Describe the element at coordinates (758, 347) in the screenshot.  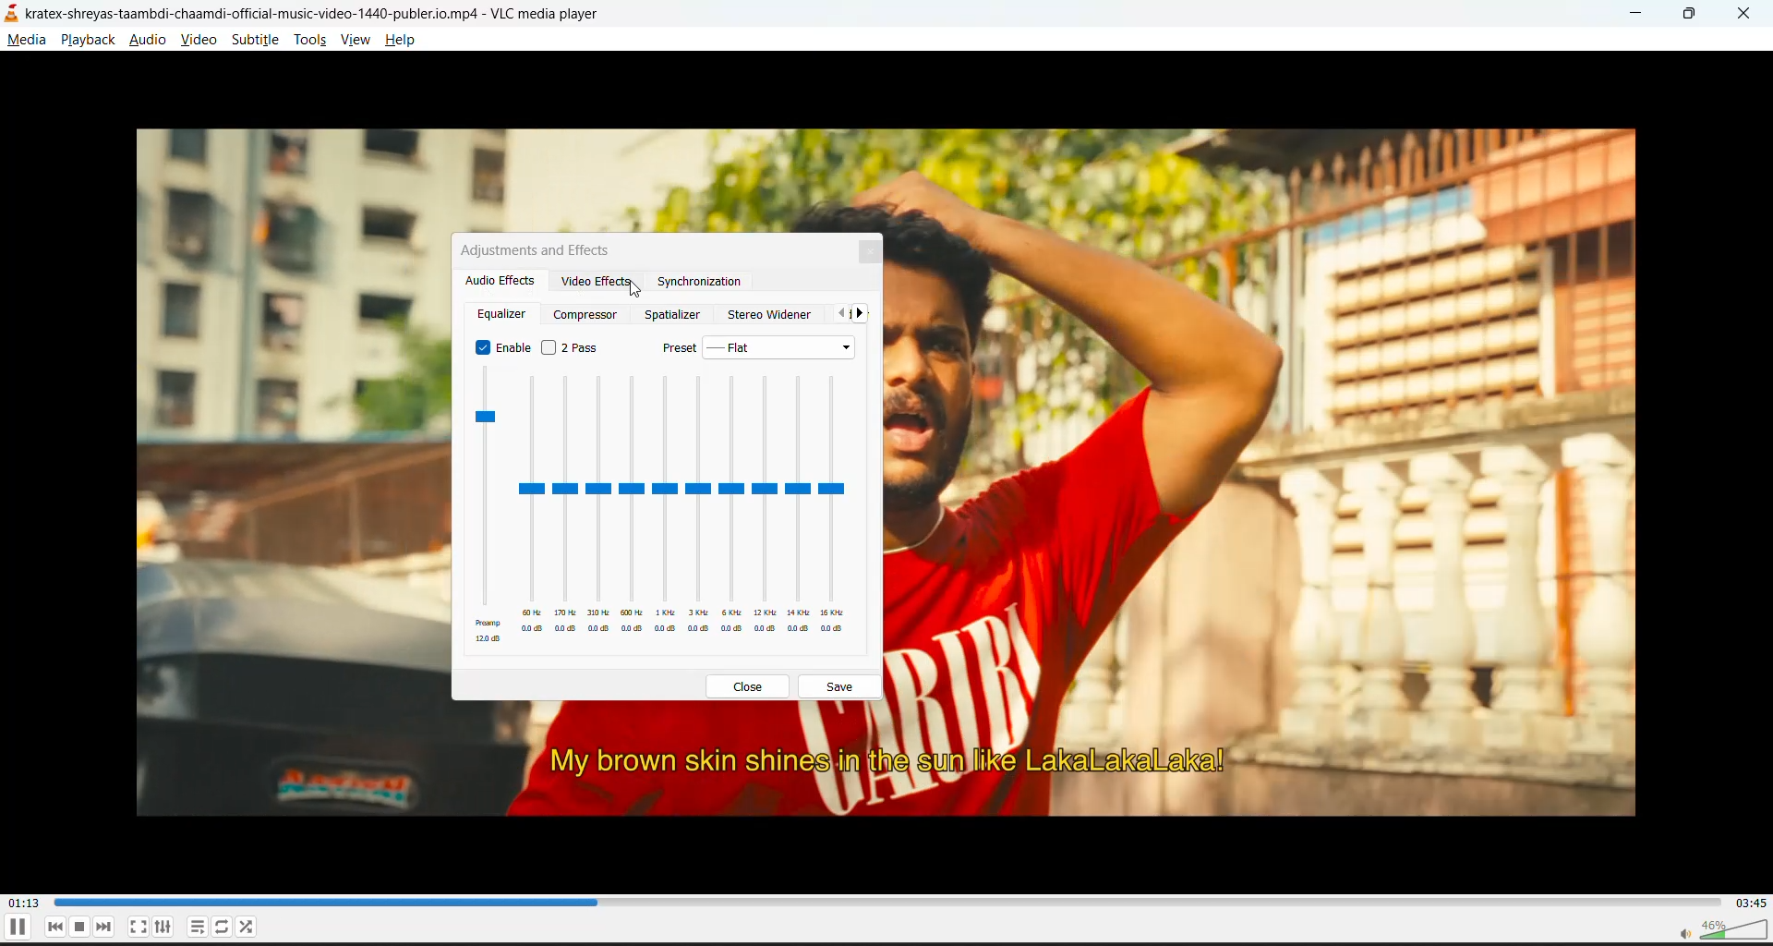
I see `preset` at that location.